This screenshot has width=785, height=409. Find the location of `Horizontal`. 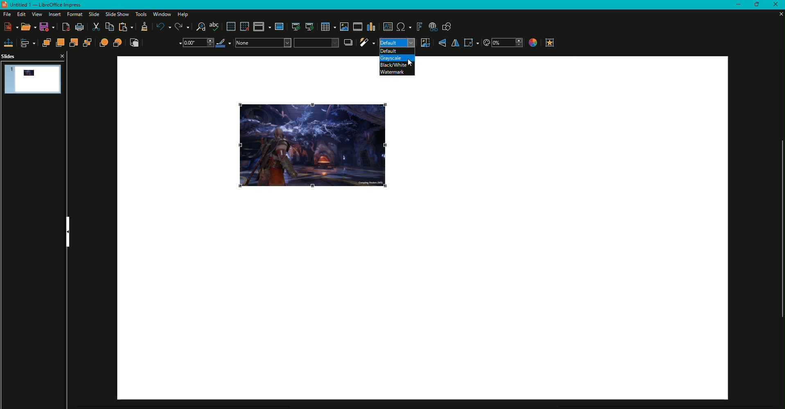

Horizontal is located at coordinates (455, 43).